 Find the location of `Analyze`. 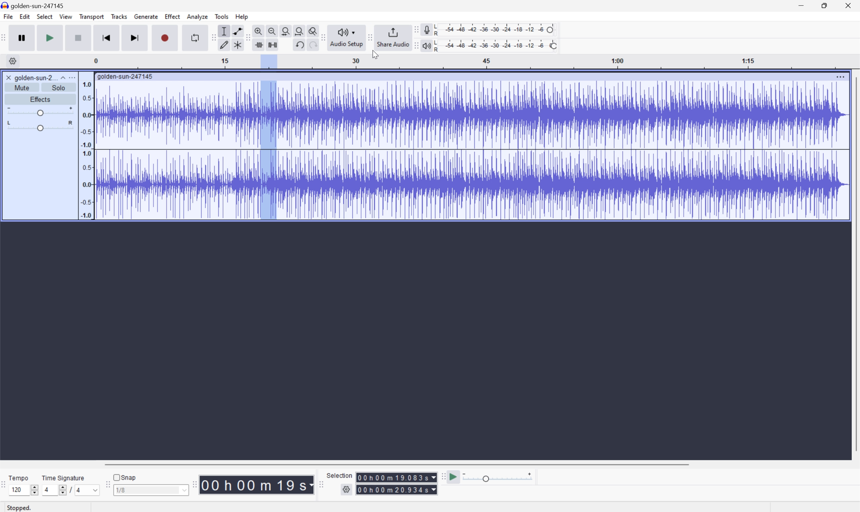

Analyze is located at coordinates (197, 16).